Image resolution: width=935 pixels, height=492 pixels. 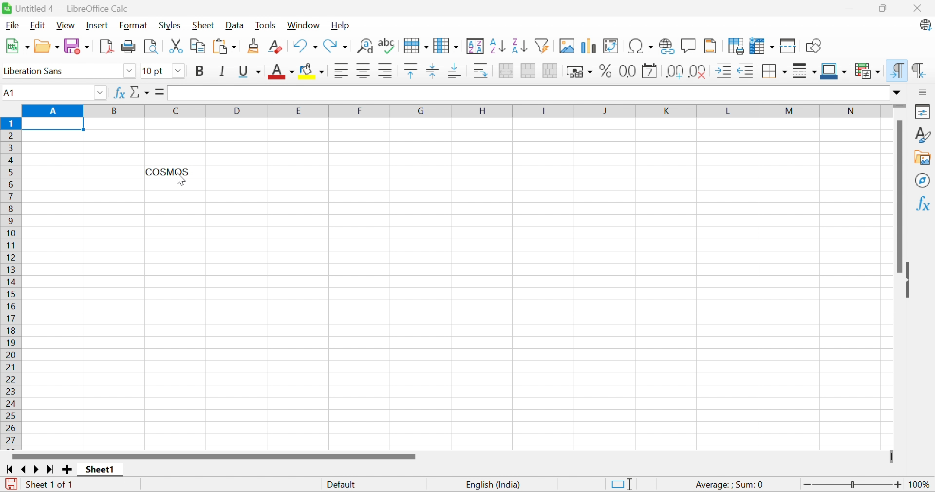 I want to click on The Document has modified. Click to save the document., so click(x=10, y=484).